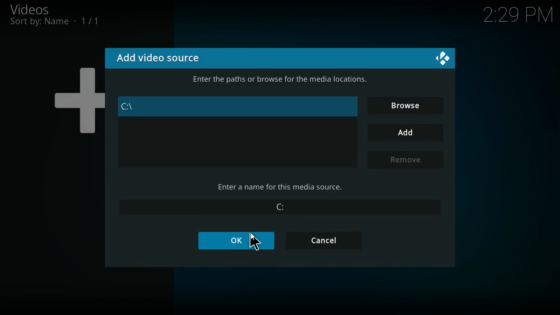  I want to click on sort by name 1/1, so click(55, 22).